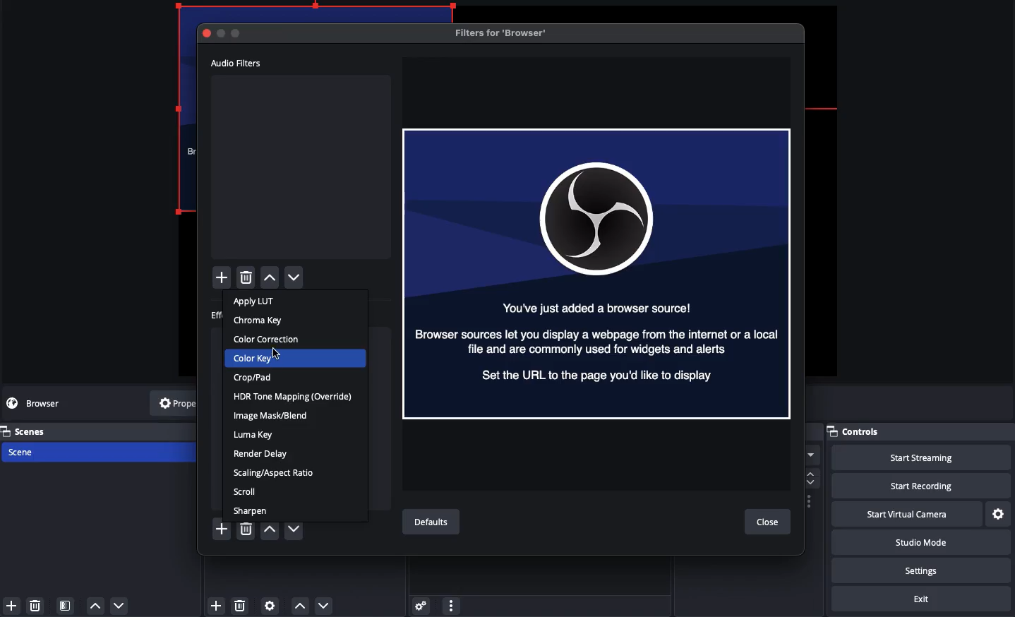  What do you see at coordinates (598, 273) in the screenshot?
I see `Browser` at bounding box center [598, 273].